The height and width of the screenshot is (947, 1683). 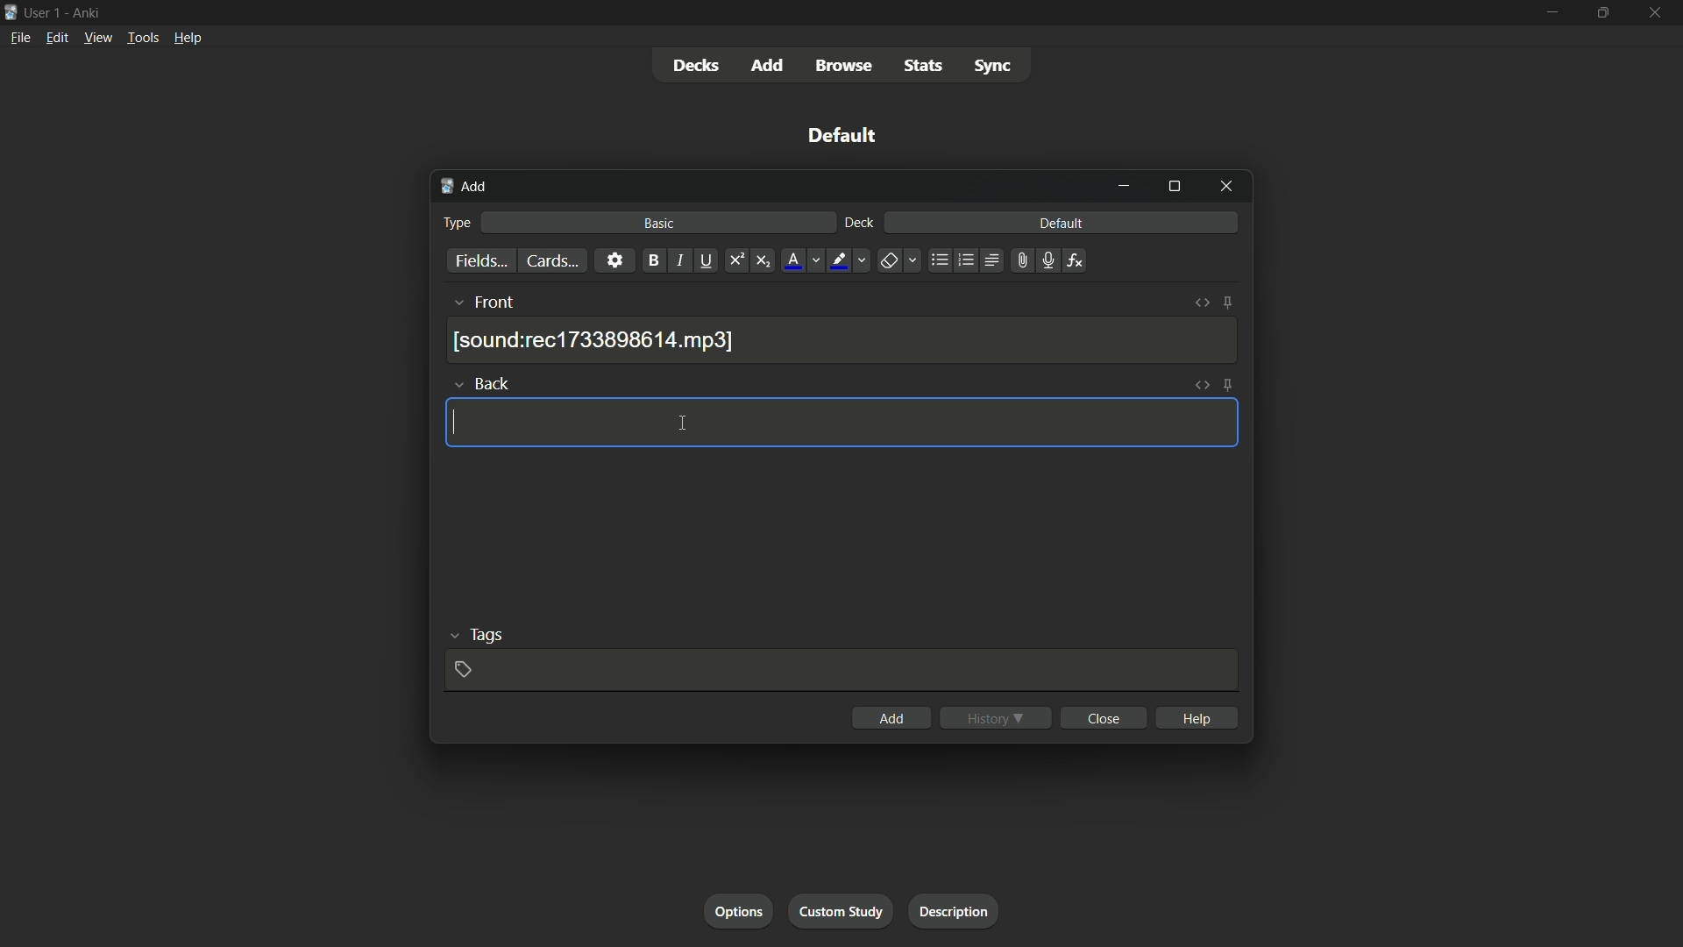 I want to click on underline, so click(x=709, y=260).